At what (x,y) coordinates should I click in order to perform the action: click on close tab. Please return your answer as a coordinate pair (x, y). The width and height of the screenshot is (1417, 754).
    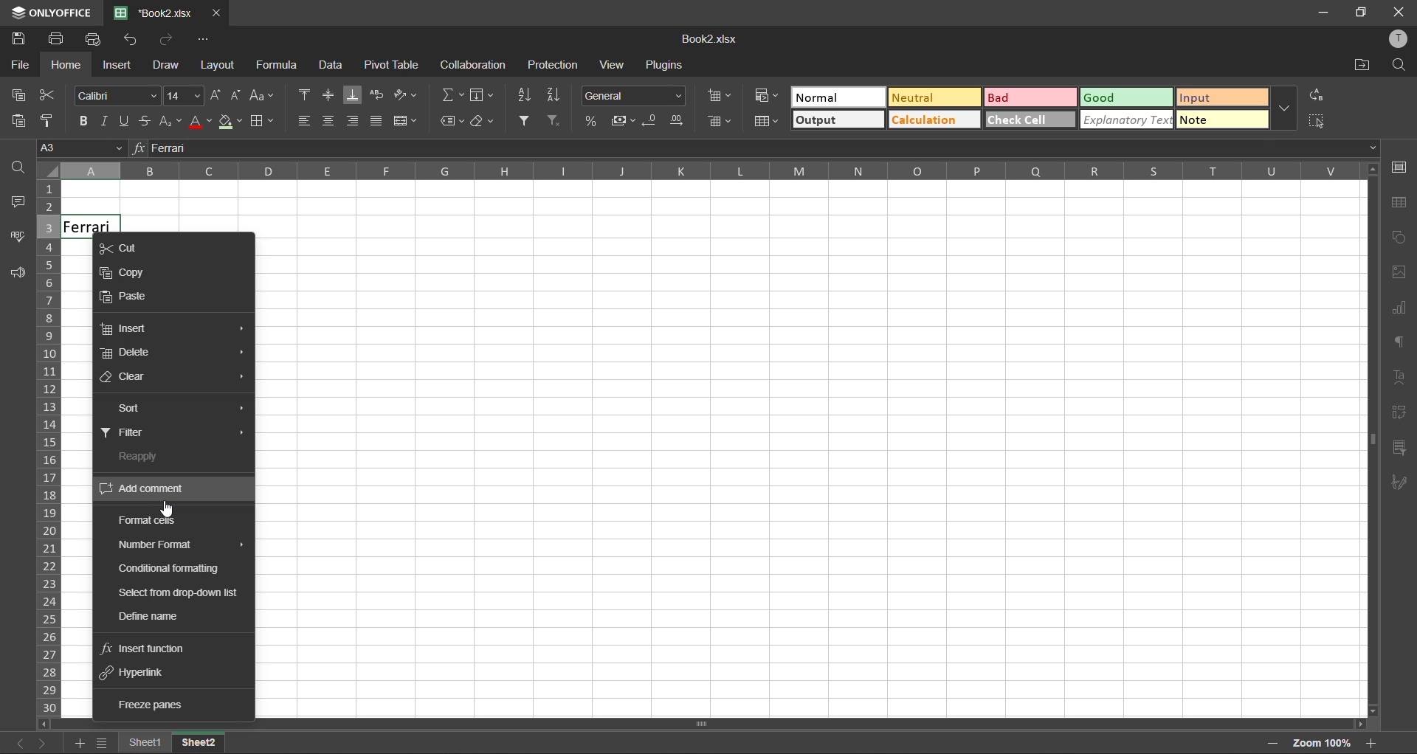
    Looking at the image, I should click on (215, 11).